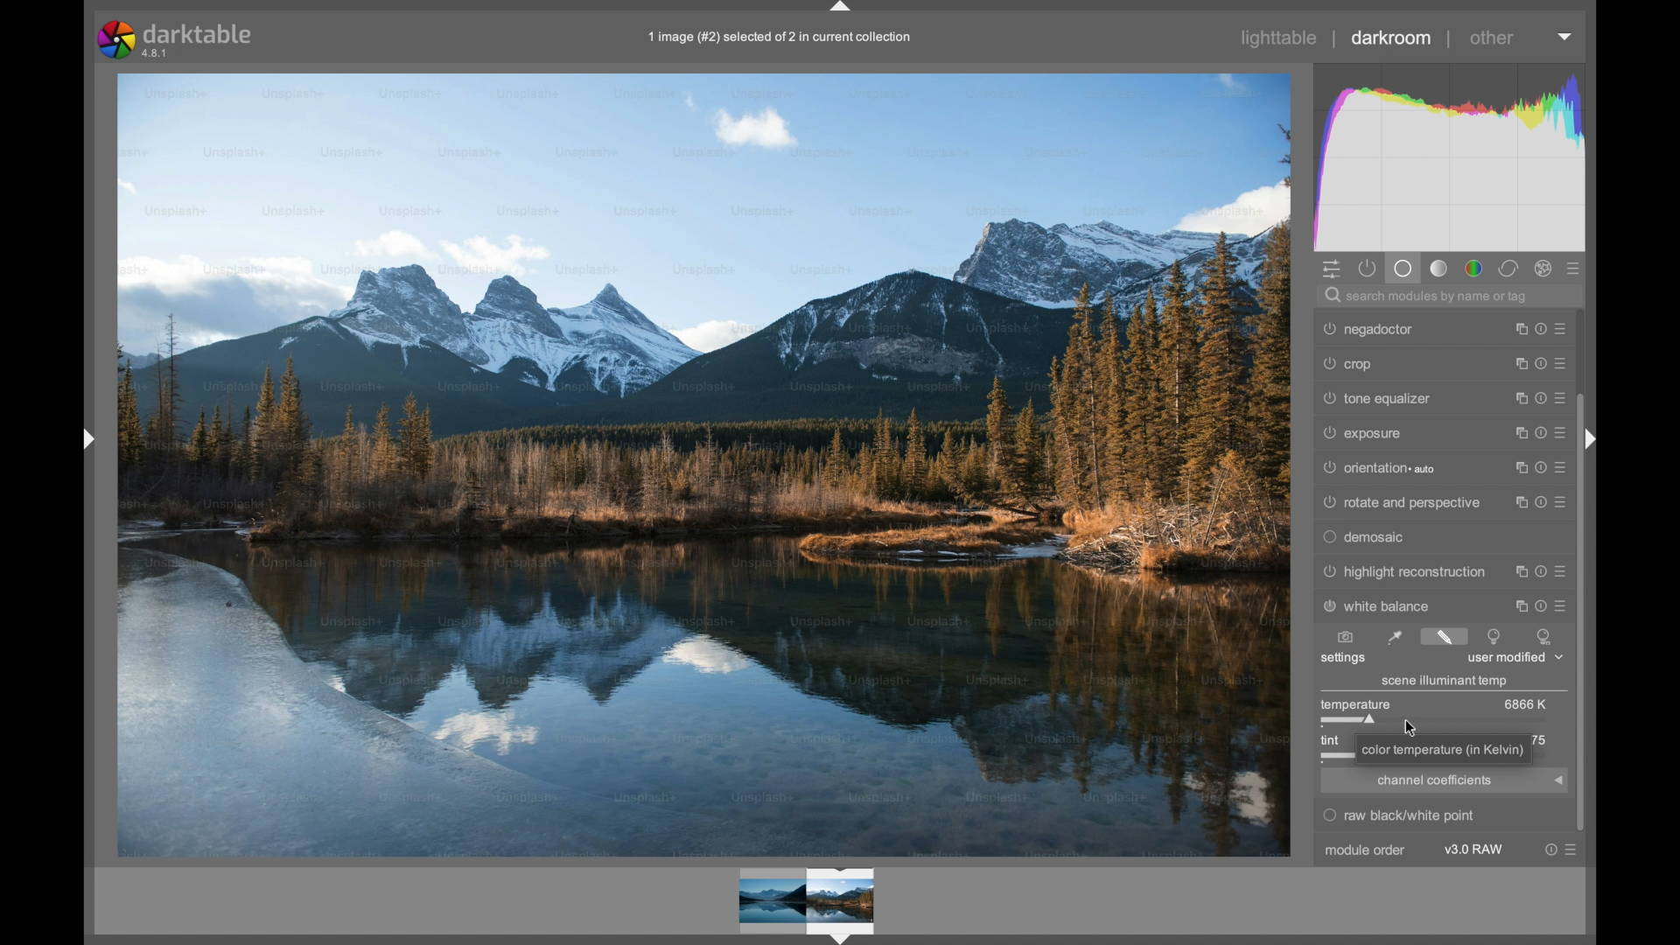 Image resolution: width=1680 pixels, height=945 pixels. What do you see at coordinates (1565, 566) in the screenshot?
I see `presets` at bounding box center [1565, 566].